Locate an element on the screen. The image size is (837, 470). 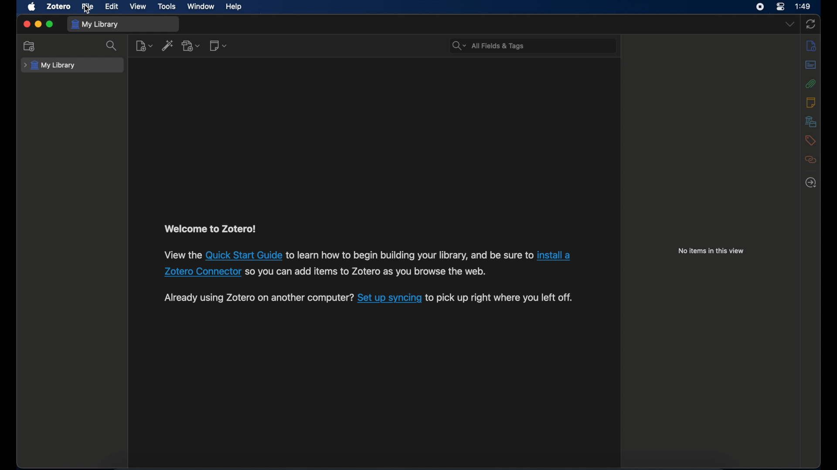
view is located at coordinates (139, 7).